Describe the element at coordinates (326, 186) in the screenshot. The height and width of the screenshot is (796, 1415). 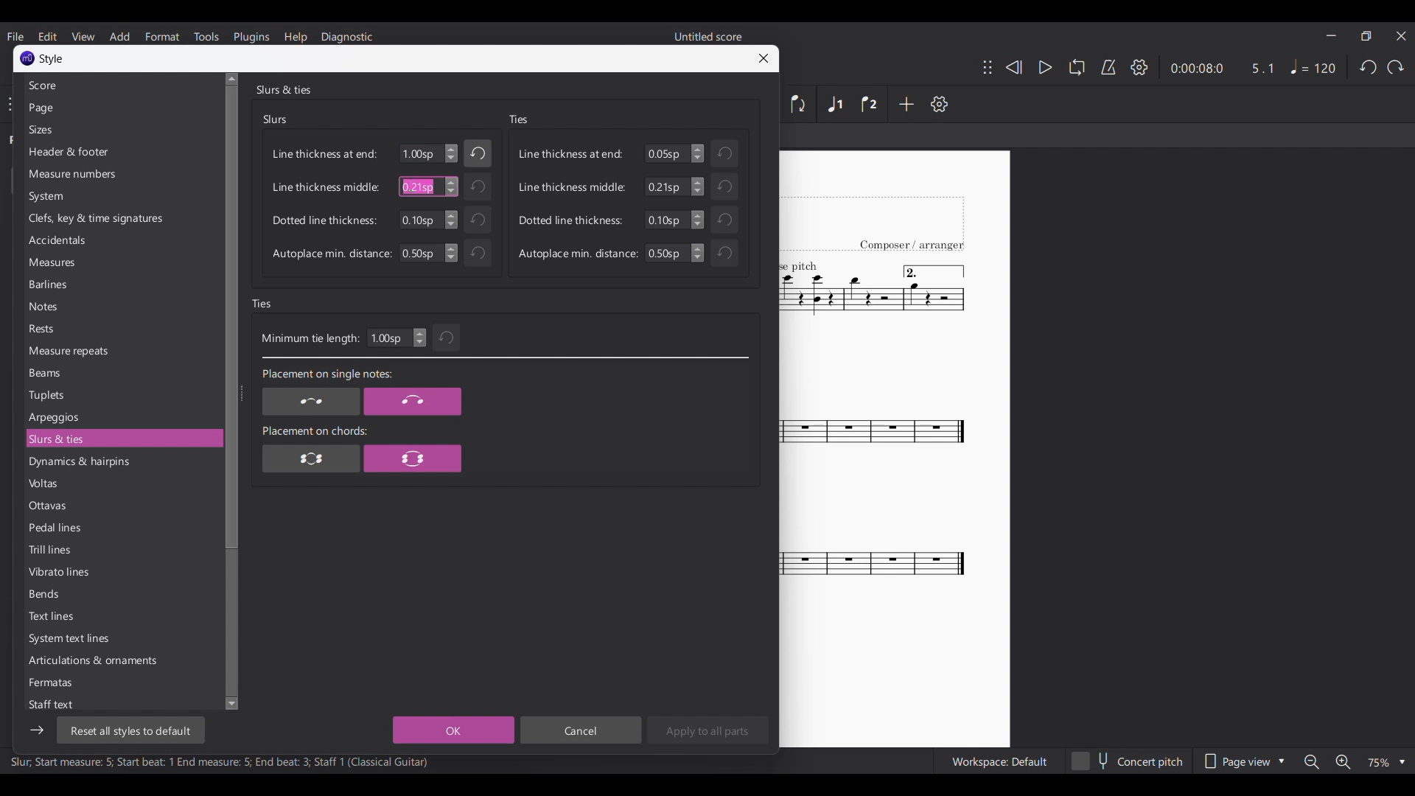
I see `Line thickness middle` at that location.